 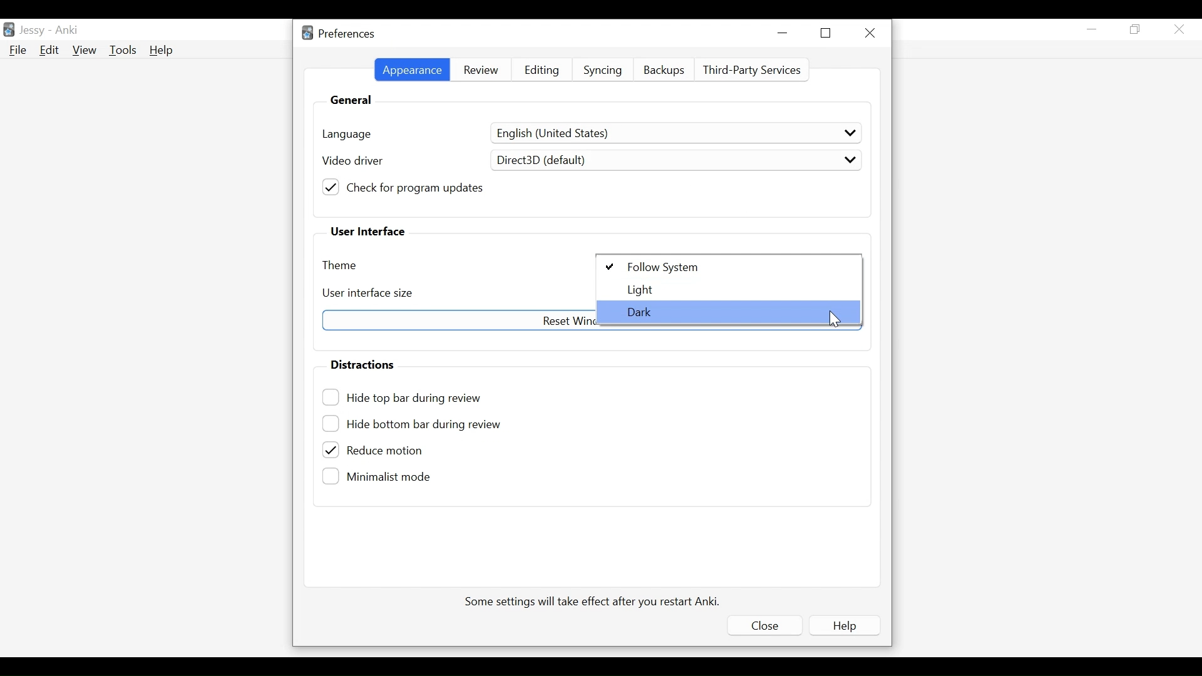 I want to click on Some settings will take effect after you restart Anki, so click(x=595, y=602).